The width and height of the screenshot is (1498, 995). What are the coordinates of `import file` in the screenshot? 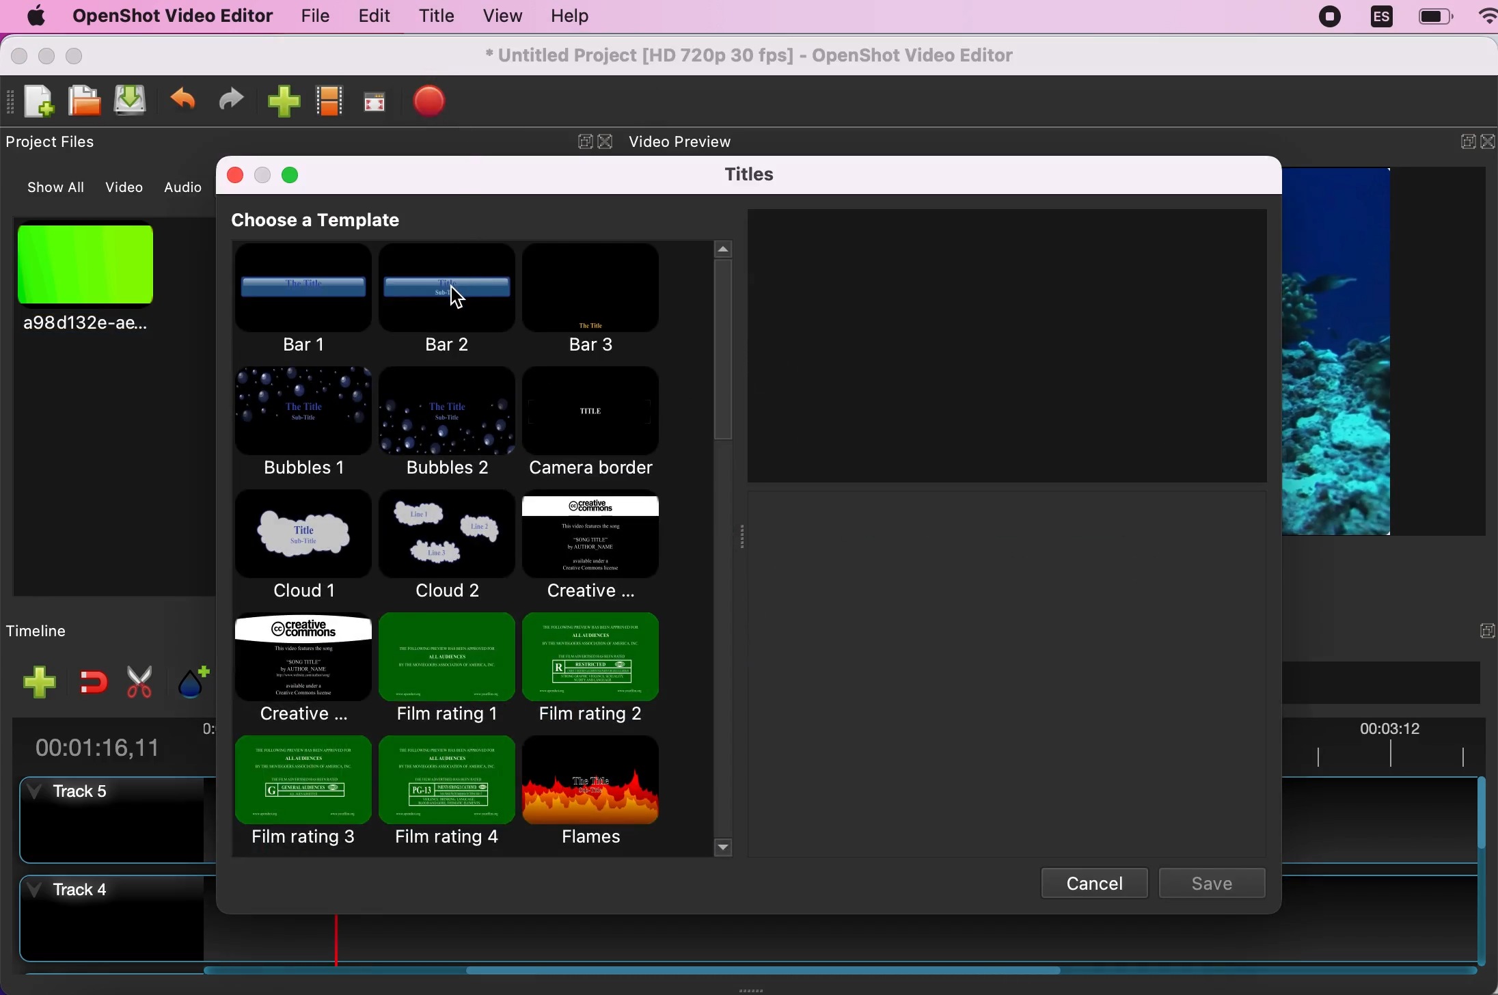 It's located at (284, 100).